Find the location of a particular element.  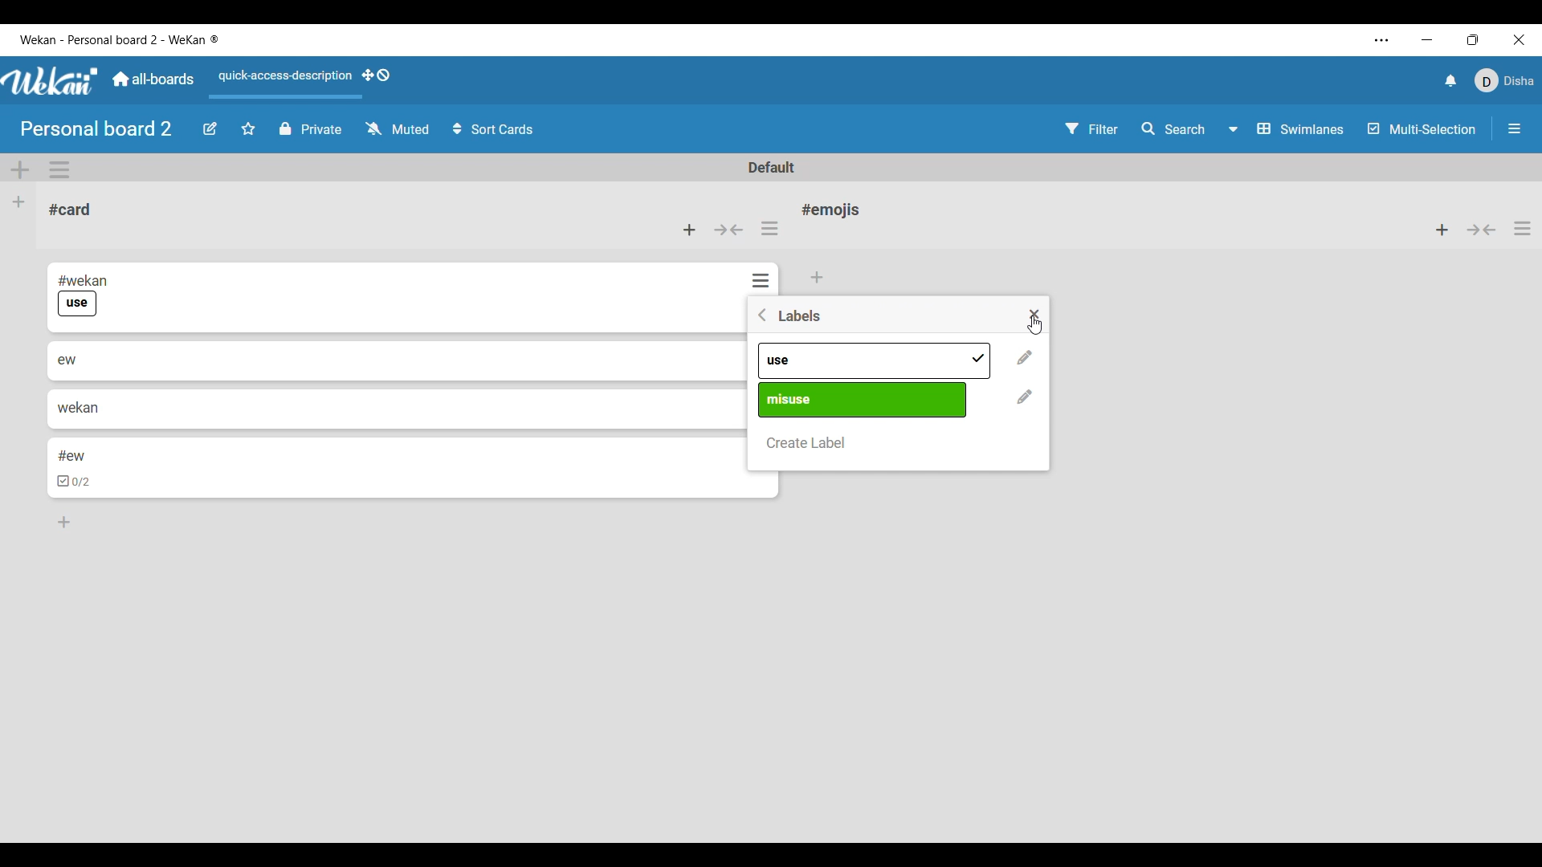

Card actions for respective card is located at coordinates (763, 280).